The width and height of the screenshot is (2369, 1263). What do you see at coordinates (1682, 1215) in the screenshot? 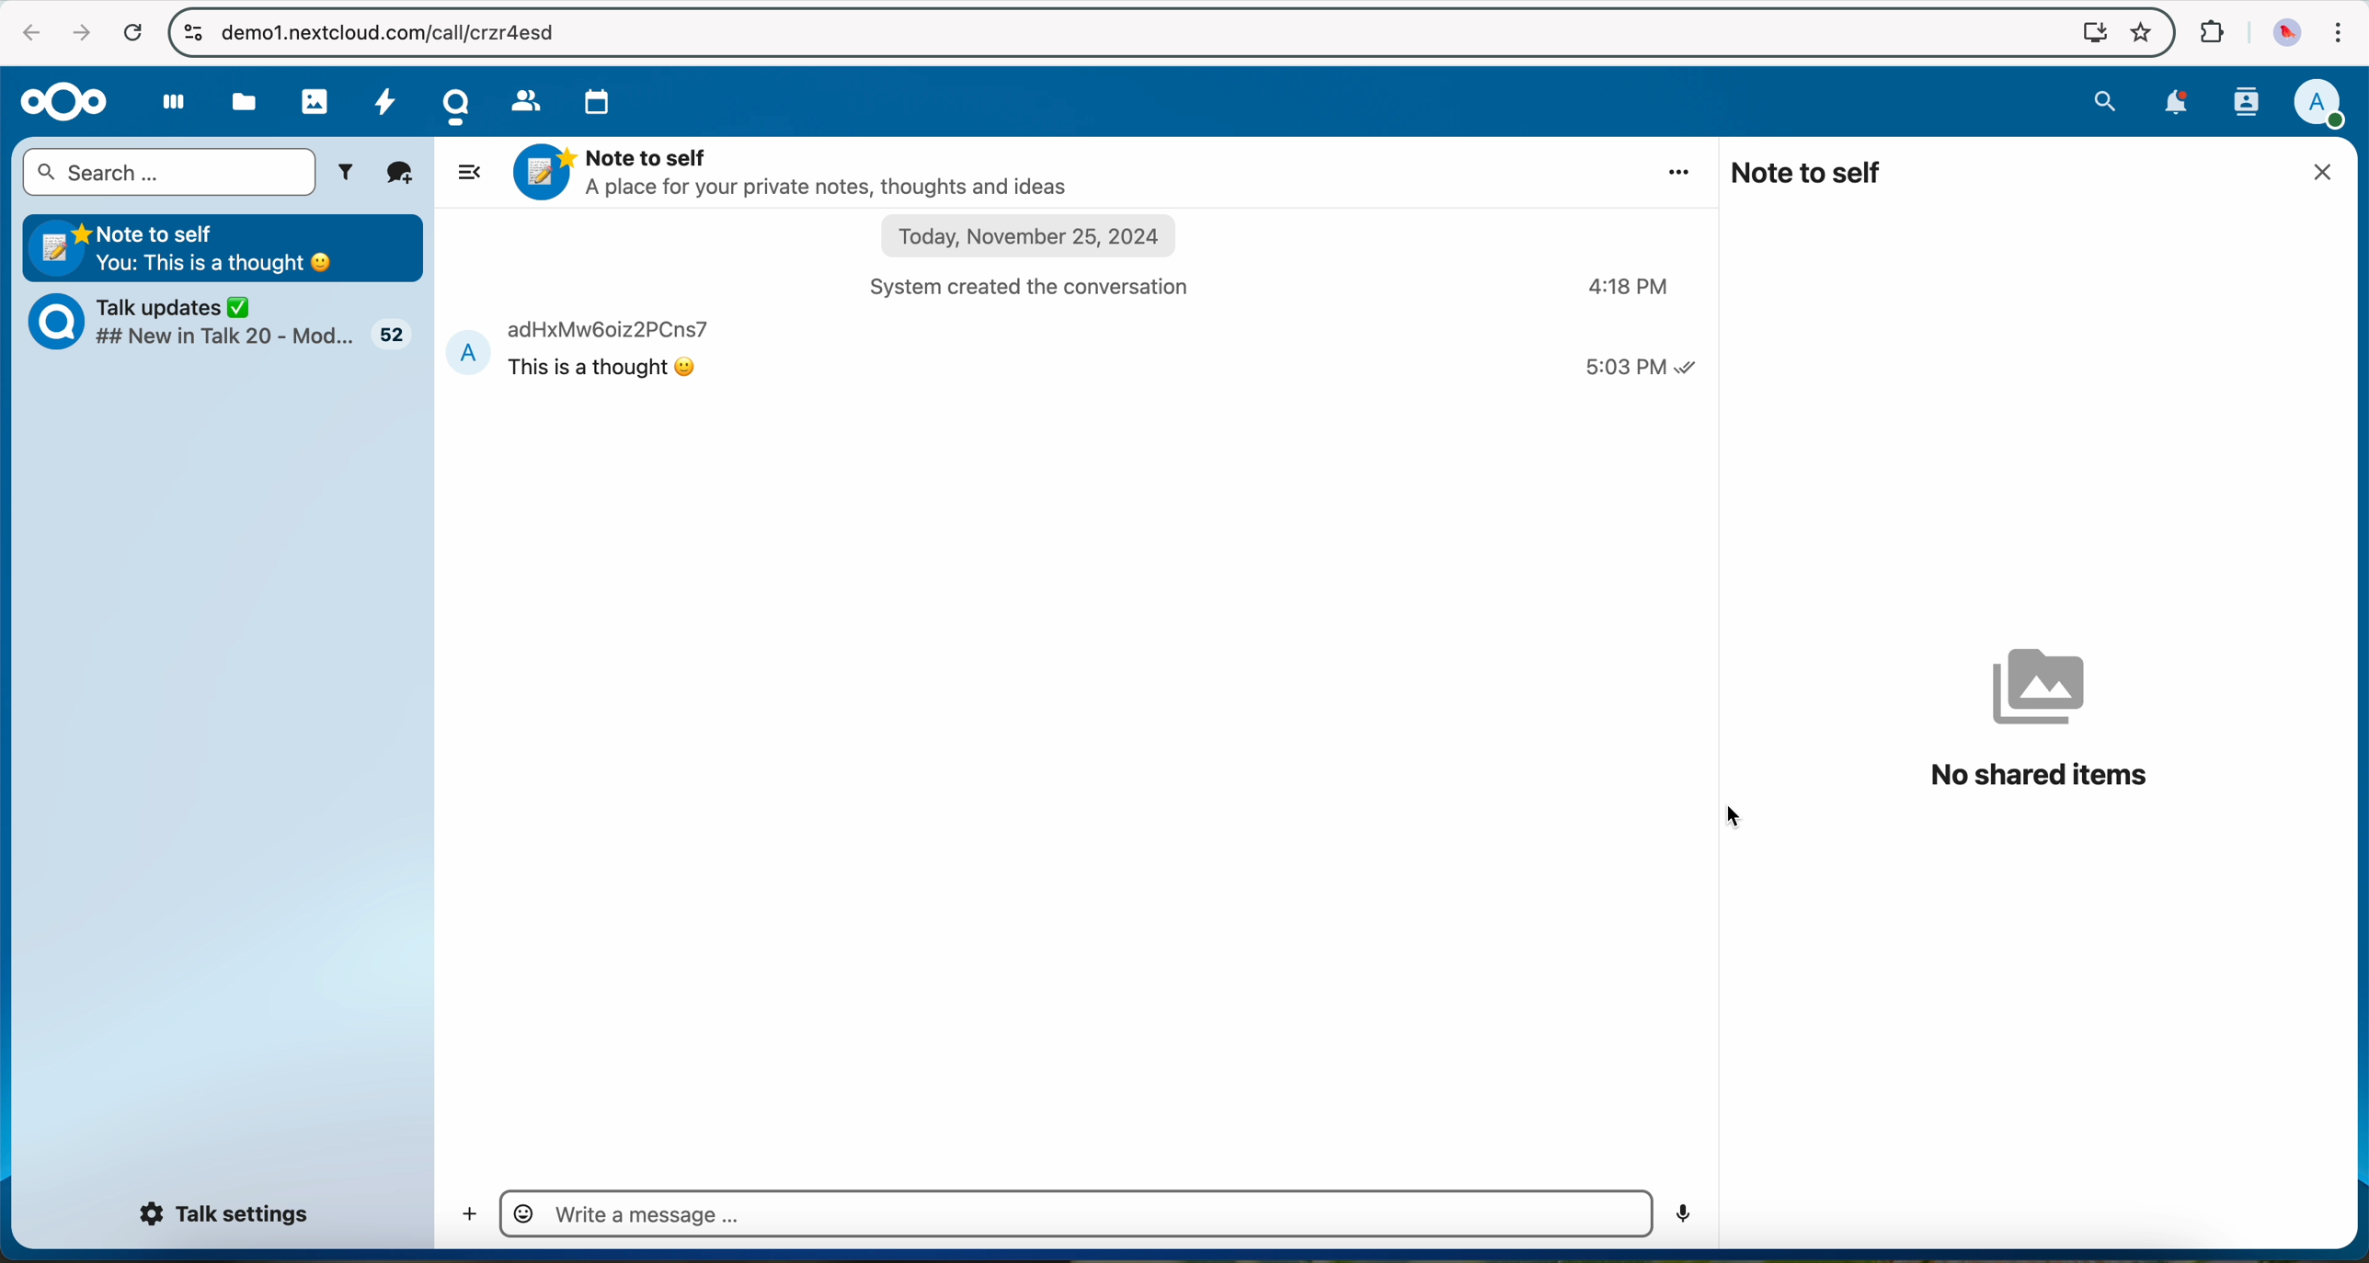
I see `voice record` at bounding box center [1682, 1215].